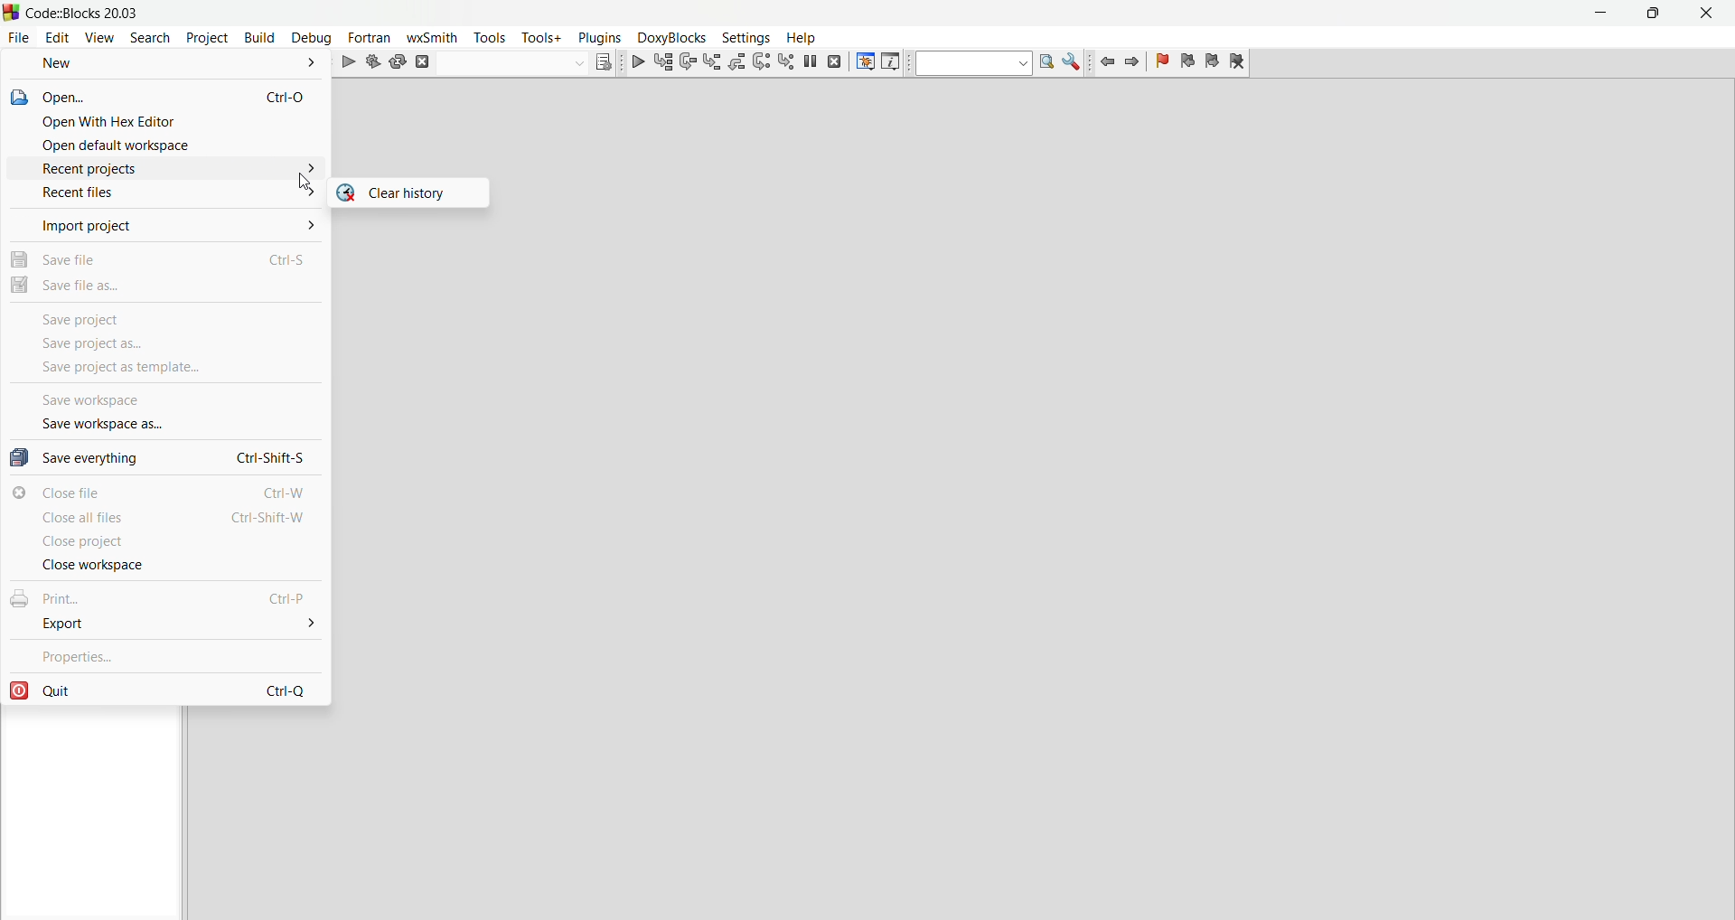 The image size is (1735, 920). What do you see at coordinates (169, 344) in the screenshot?
I see `save project as` at bounding box center [169, 344].